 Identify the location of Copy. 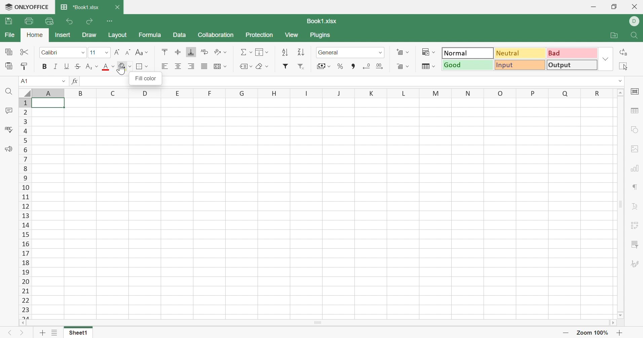
(8, 51).